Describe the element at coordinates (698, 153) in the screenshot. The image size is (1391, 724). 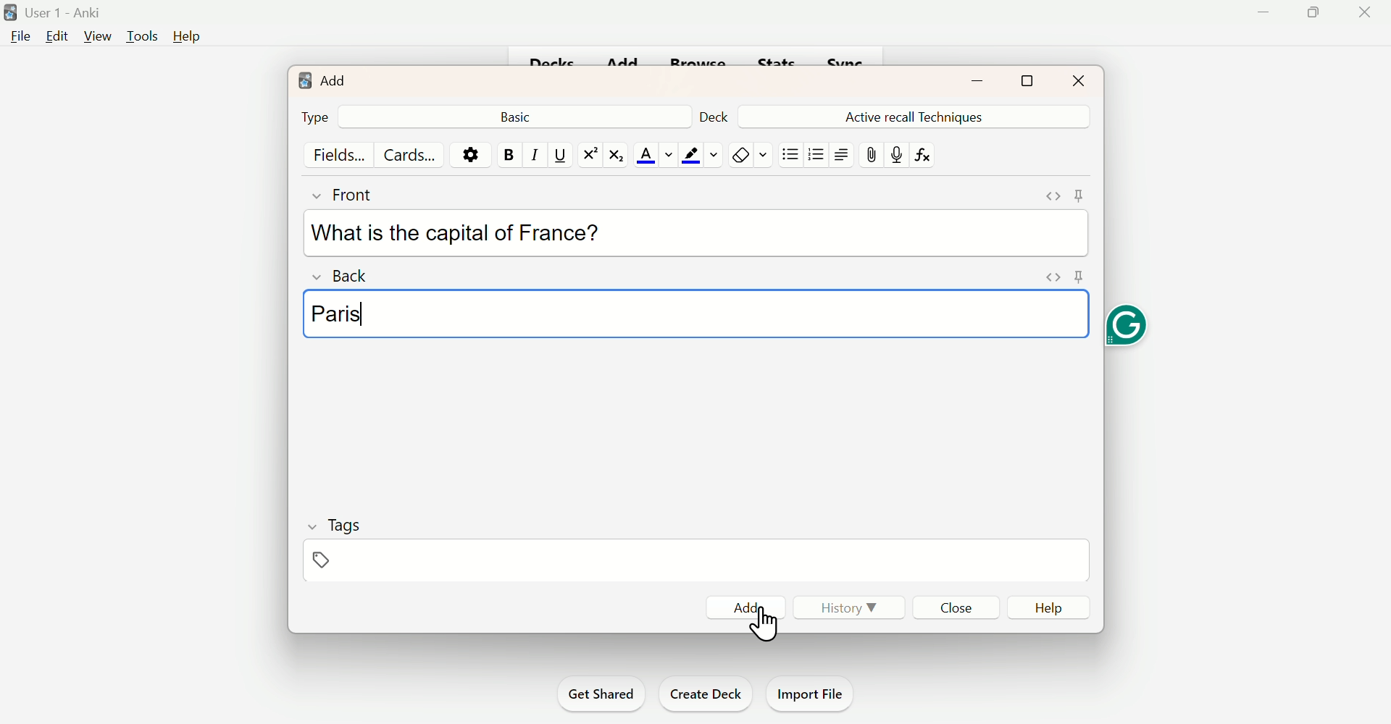
I see `Text Highlighting Color` at that location.